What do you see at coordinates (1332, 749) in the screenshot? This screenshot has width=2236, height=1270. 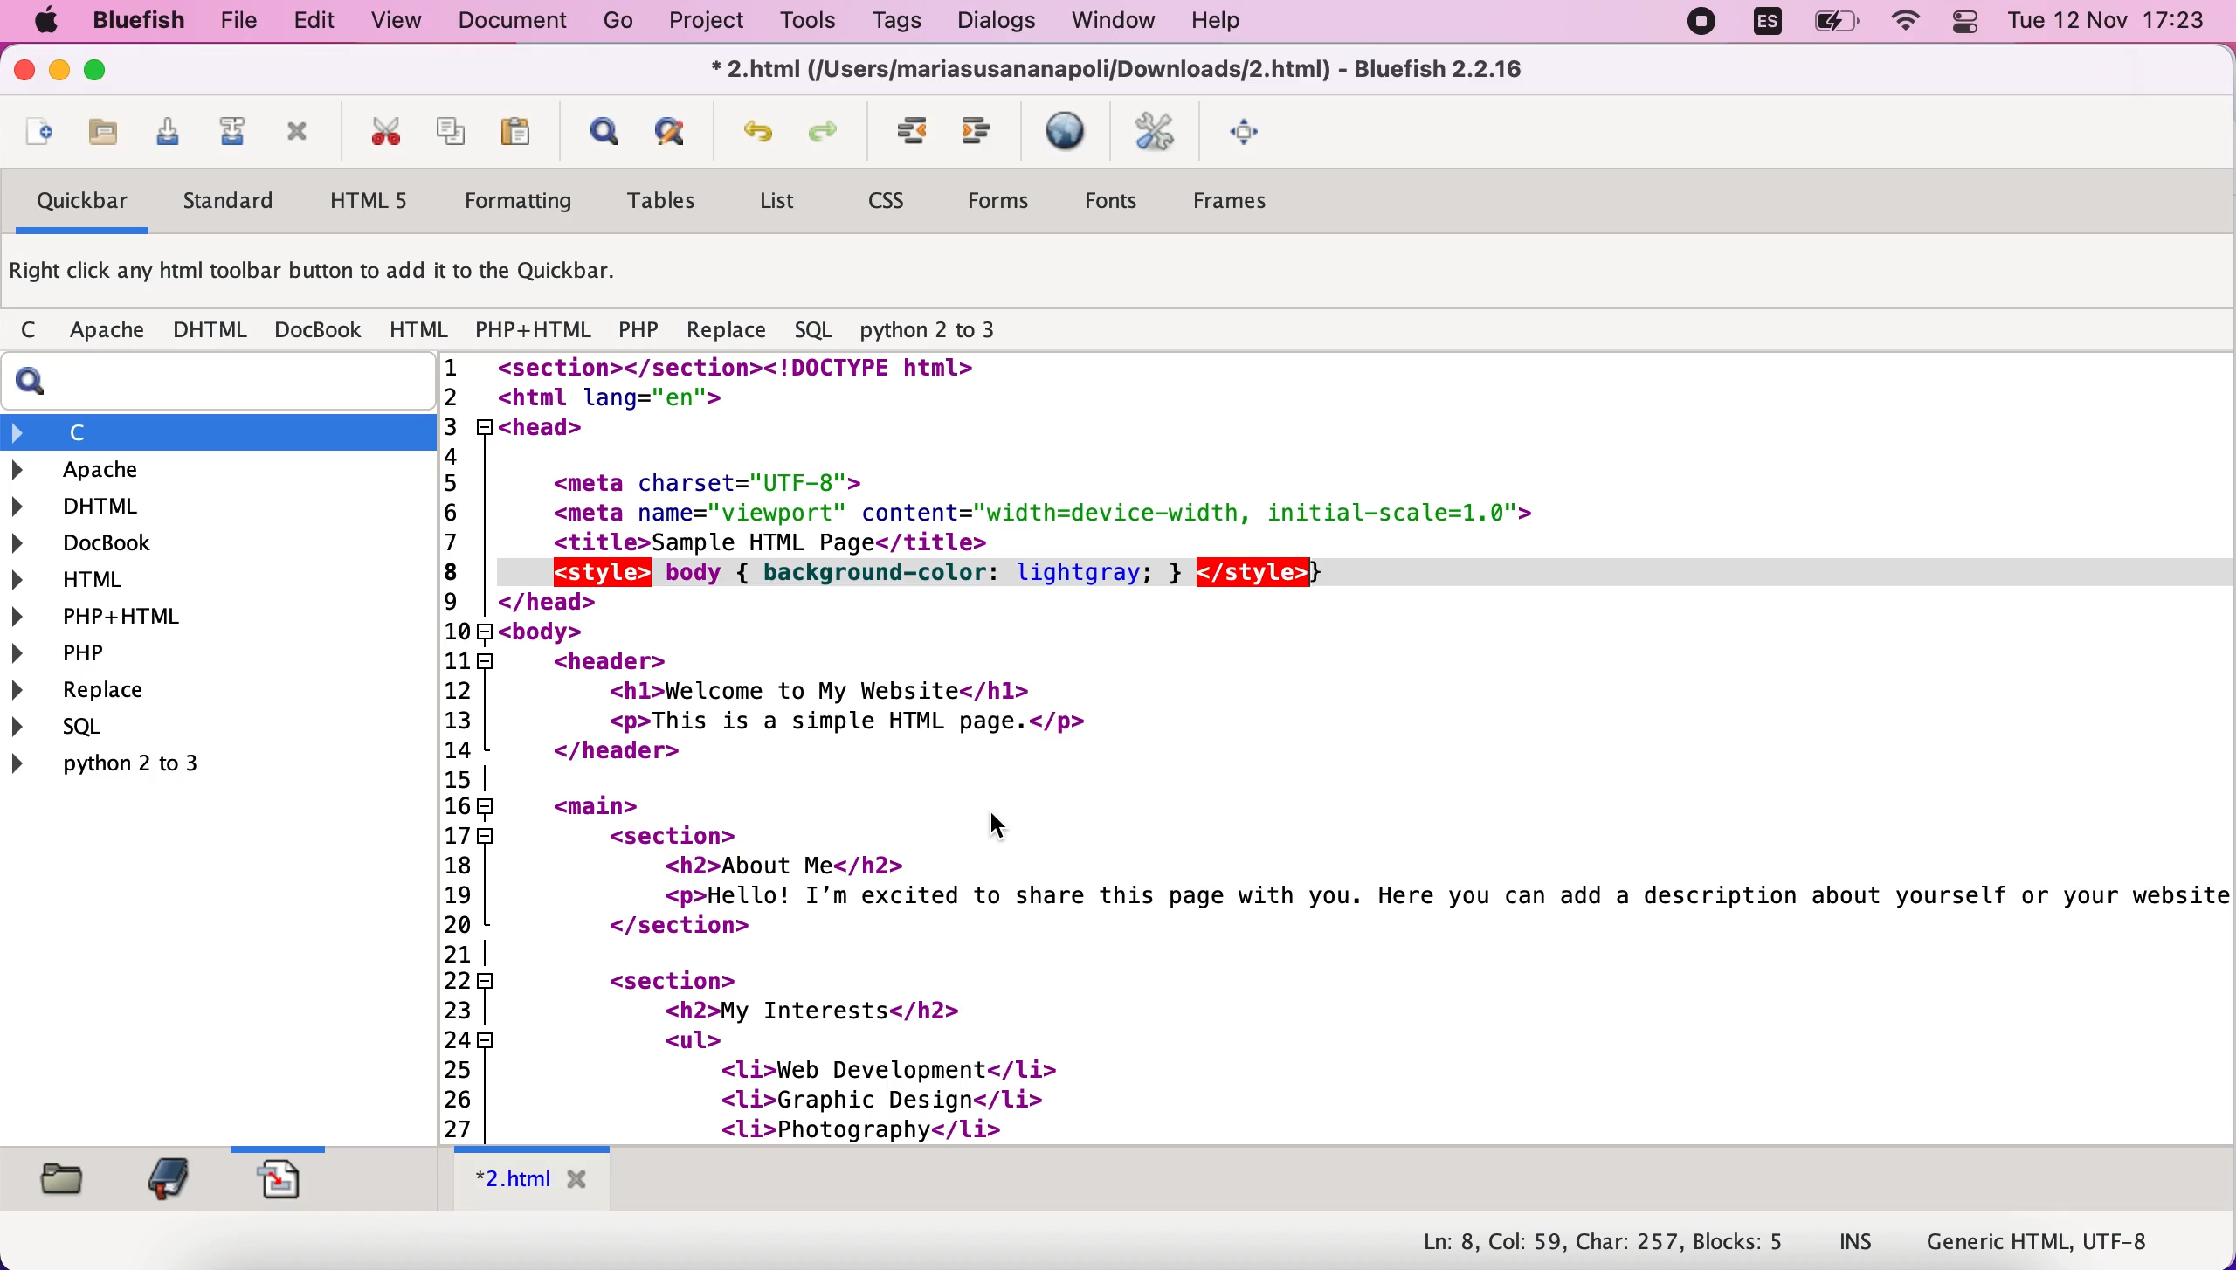 I see `1 <section></section><!DOCTYPE html>

2 <html lang="en">

3 H<head>

4

5 <meta charset="UTF-8">

6 <meta name="viewport" content="width=device-width, initial-scale=1.0">
7 <title>Sample HTML Page</title>

8 body { background-color: lightgray; }
9 | </head>

10 J <body>

11 <header>

12 <hl>Welcome to My Website</hl>

13 <p>This is a simple HTML page.</p>

14 </header>

15 |

16 <main>

17 <section> LS

18 <h2>About Me</h2>

19 <p>Hello! I'm excited to share this page with you. Here you can add a description about yourself or your website
20 </section>

21 |

22 <section>

2] <h2>My Interests</h2>

24 <ul>

25 <li>Web Development</li>

26 <li>Graphic Design</1li>

27 <li>Photography</1li>` at bounding box center [1332, 749].